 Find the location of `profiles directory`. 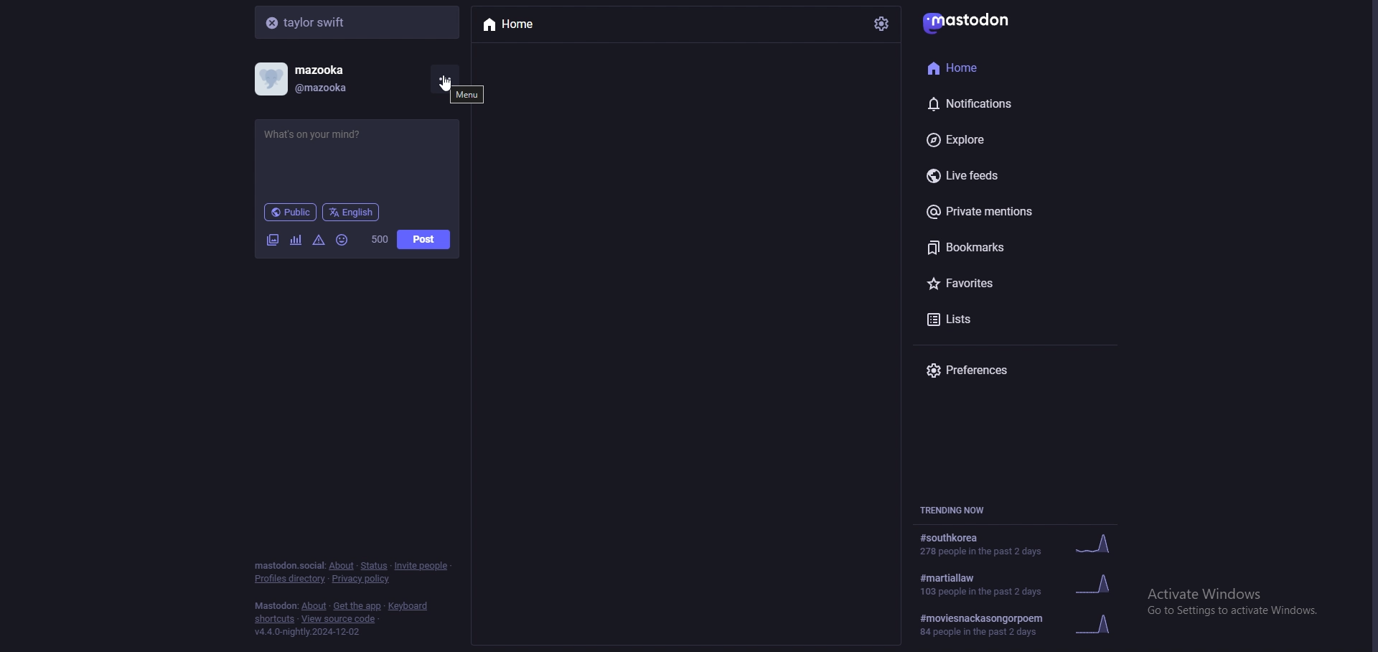

profiles directory is located at coordinates (290, 580).